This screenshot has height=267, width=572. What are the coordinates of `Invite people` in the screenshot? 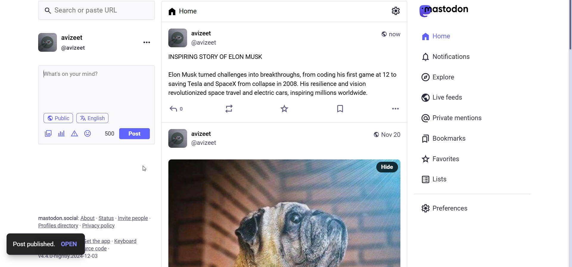 It's located at (134, 218).